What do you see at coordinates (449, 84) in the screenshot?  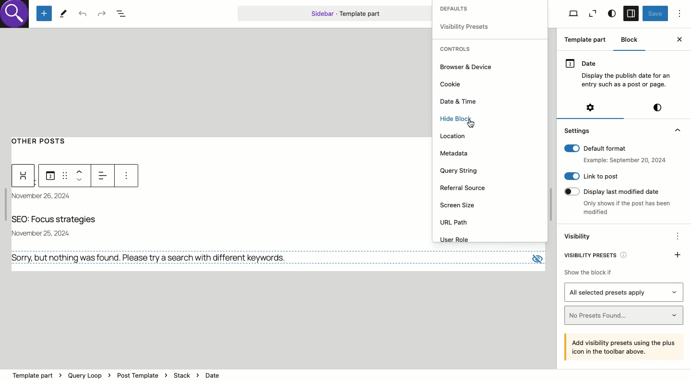 I see `Cookie` at bounding box center [449, 84].